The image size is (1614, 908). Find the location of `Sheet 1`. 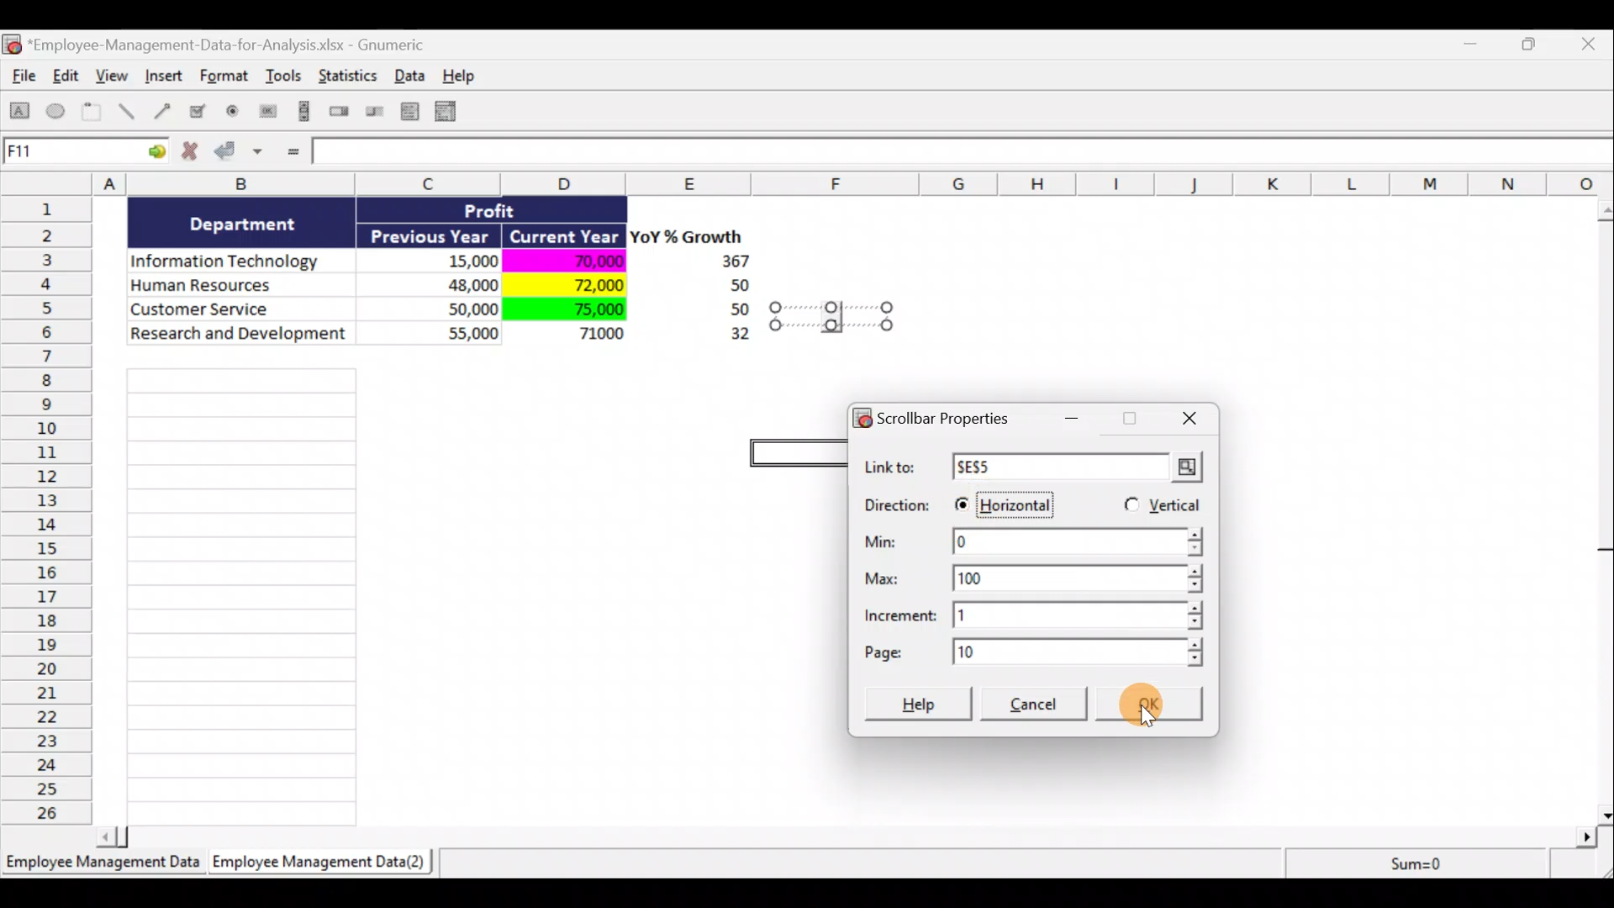

Sheet 1 is located at coordinates (105, 868).